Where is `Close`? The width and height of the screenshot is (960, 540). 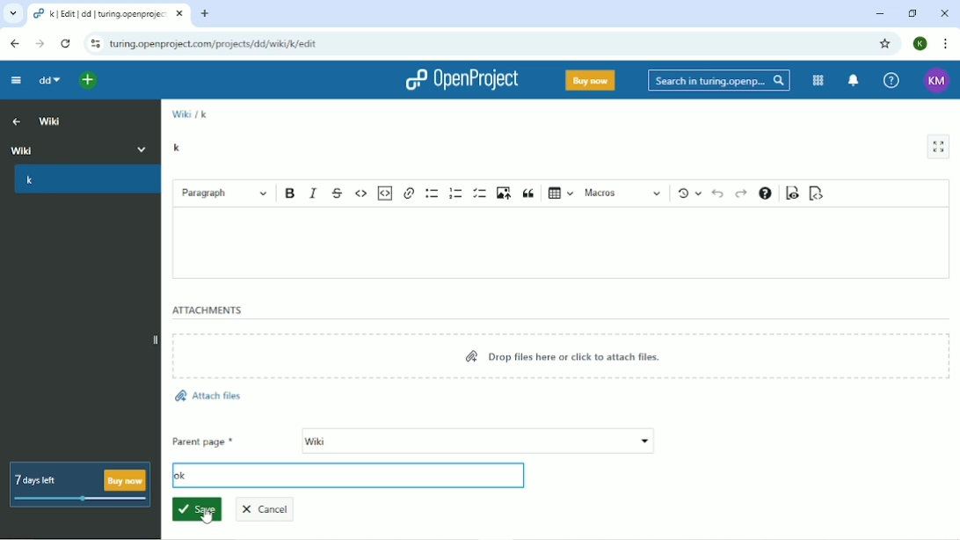 Close is located at coordinates (944, 13).